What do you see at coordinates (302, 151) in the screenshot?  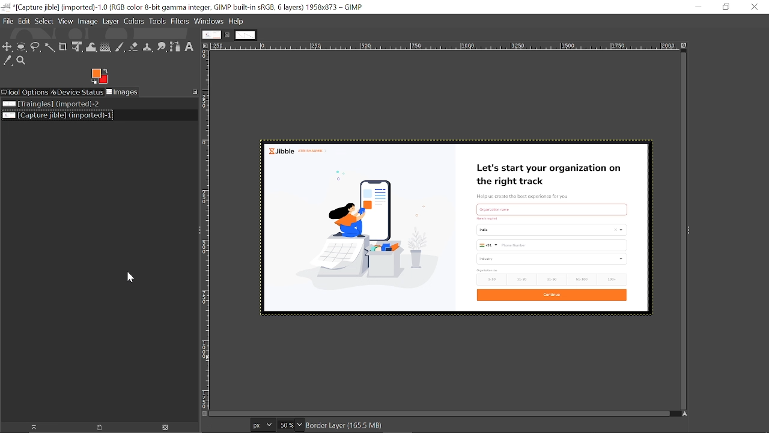 I see `Jibble` at bounding box center [302, 151].